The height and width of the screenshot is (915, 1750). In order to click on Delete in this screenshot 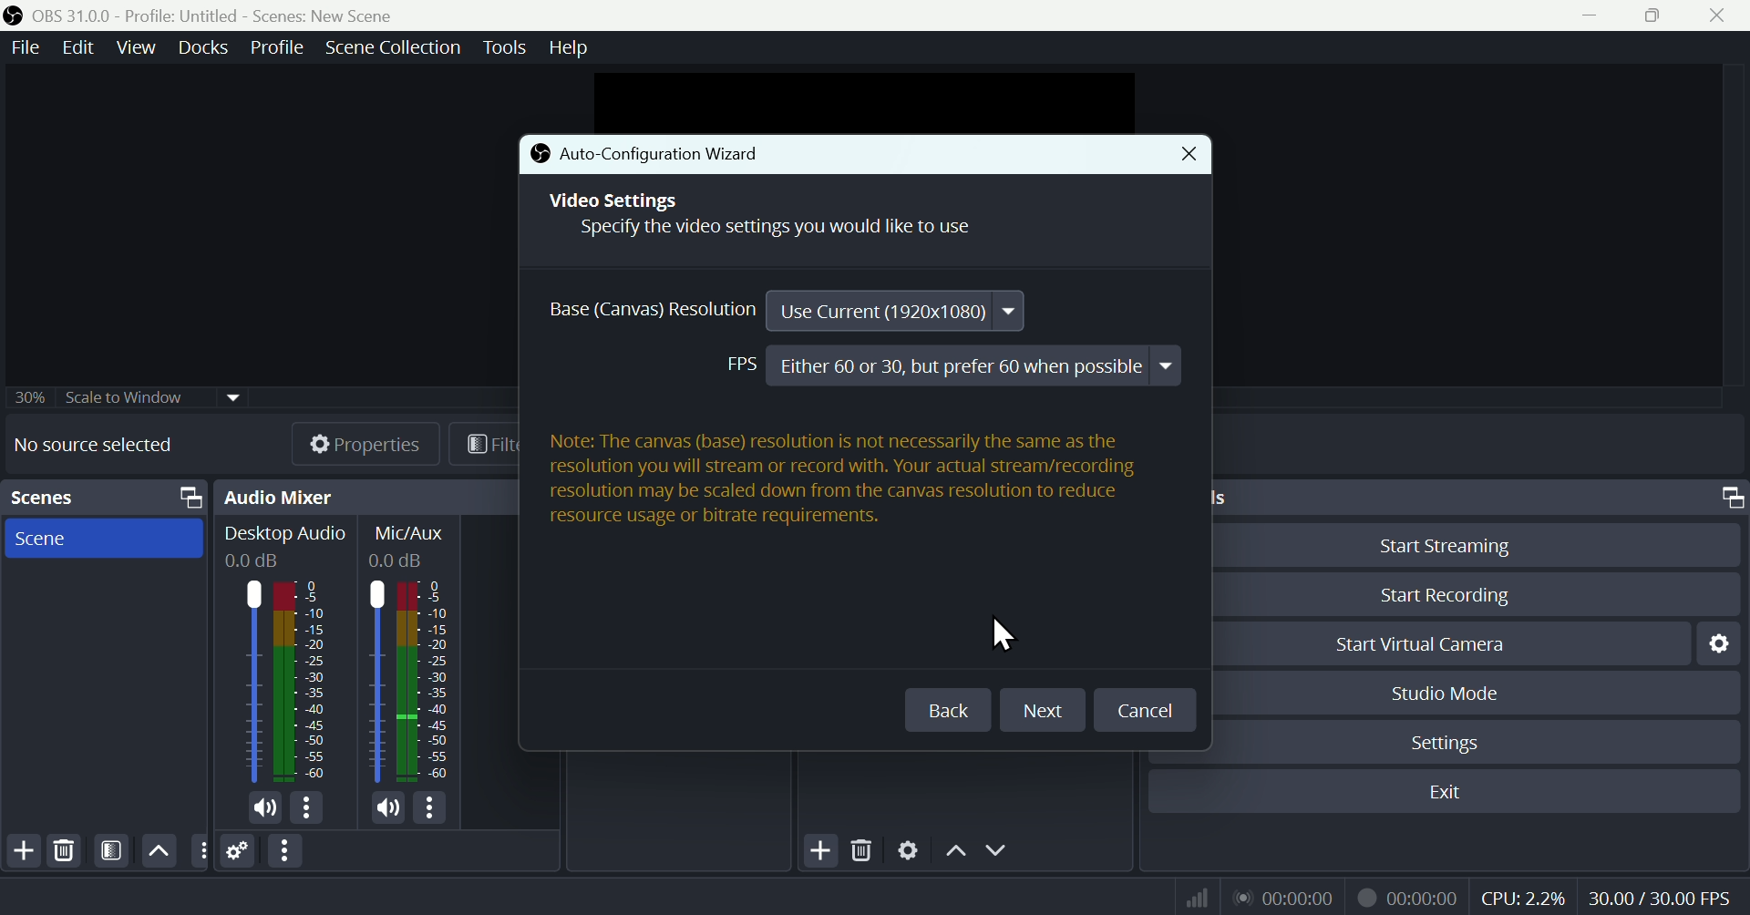, I will do `click(66, 850)`.